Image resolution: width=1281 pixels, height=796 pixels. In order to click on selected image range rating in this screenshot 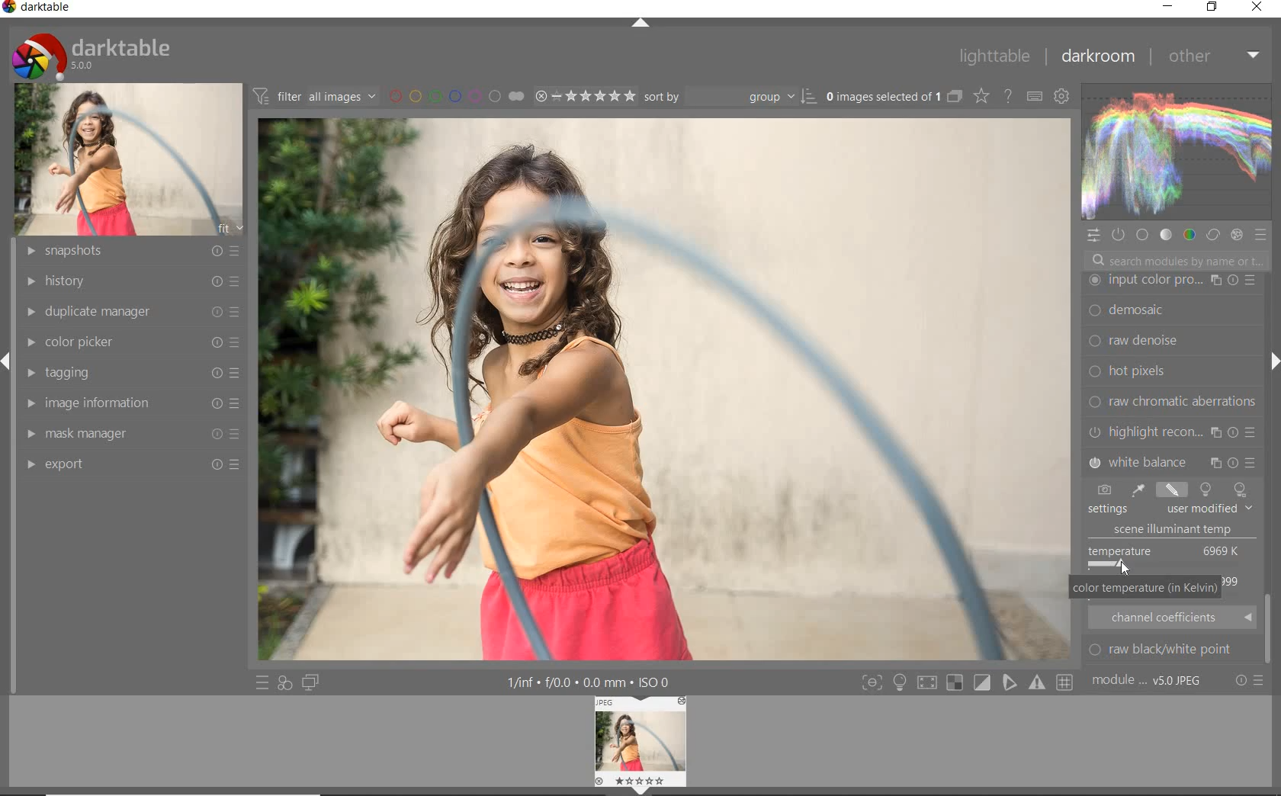, I will do `click(584, 95)`.